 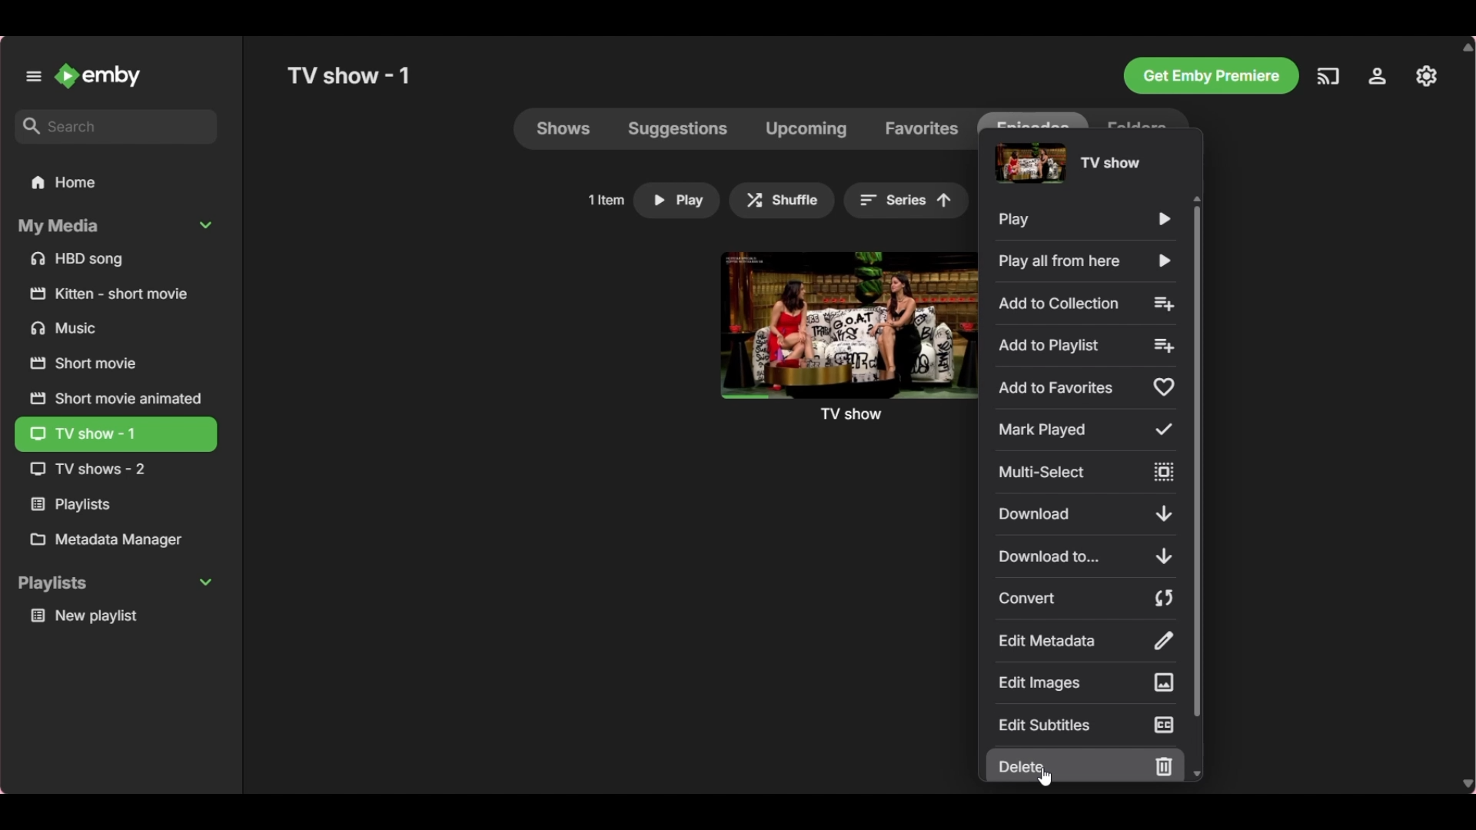 I want to click on Short film, so click(x=115, y=397).